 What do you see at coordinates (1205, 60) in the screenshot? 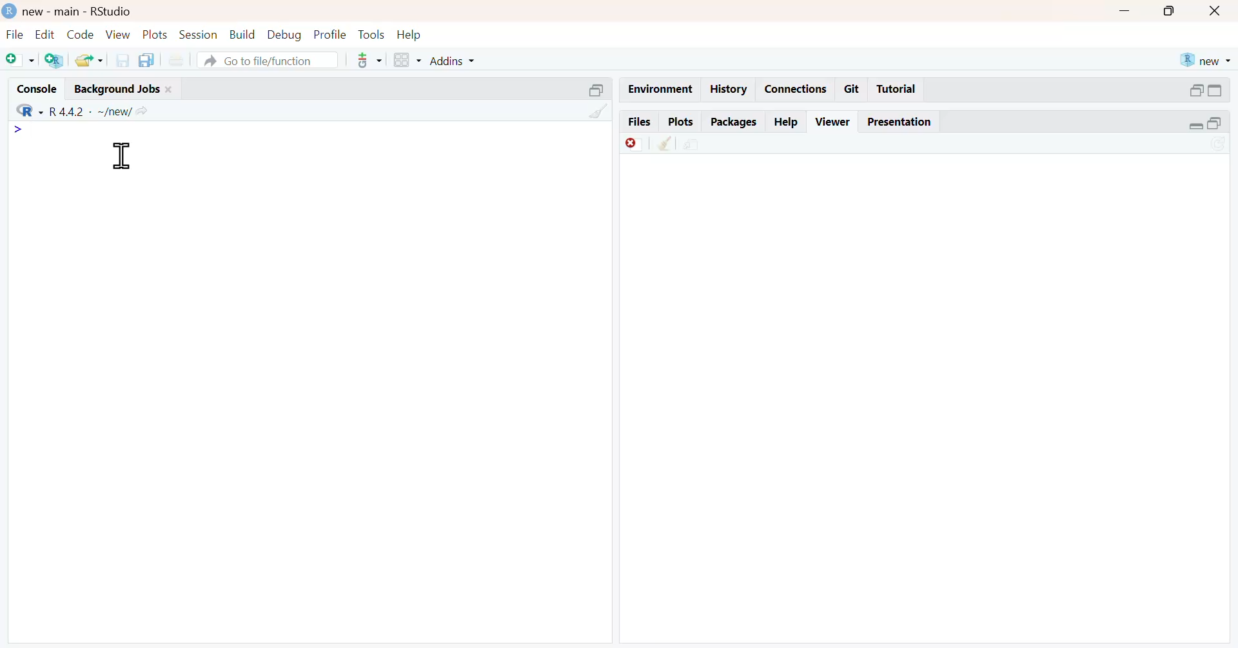
I see `new` at bounding box center [1205, 60].